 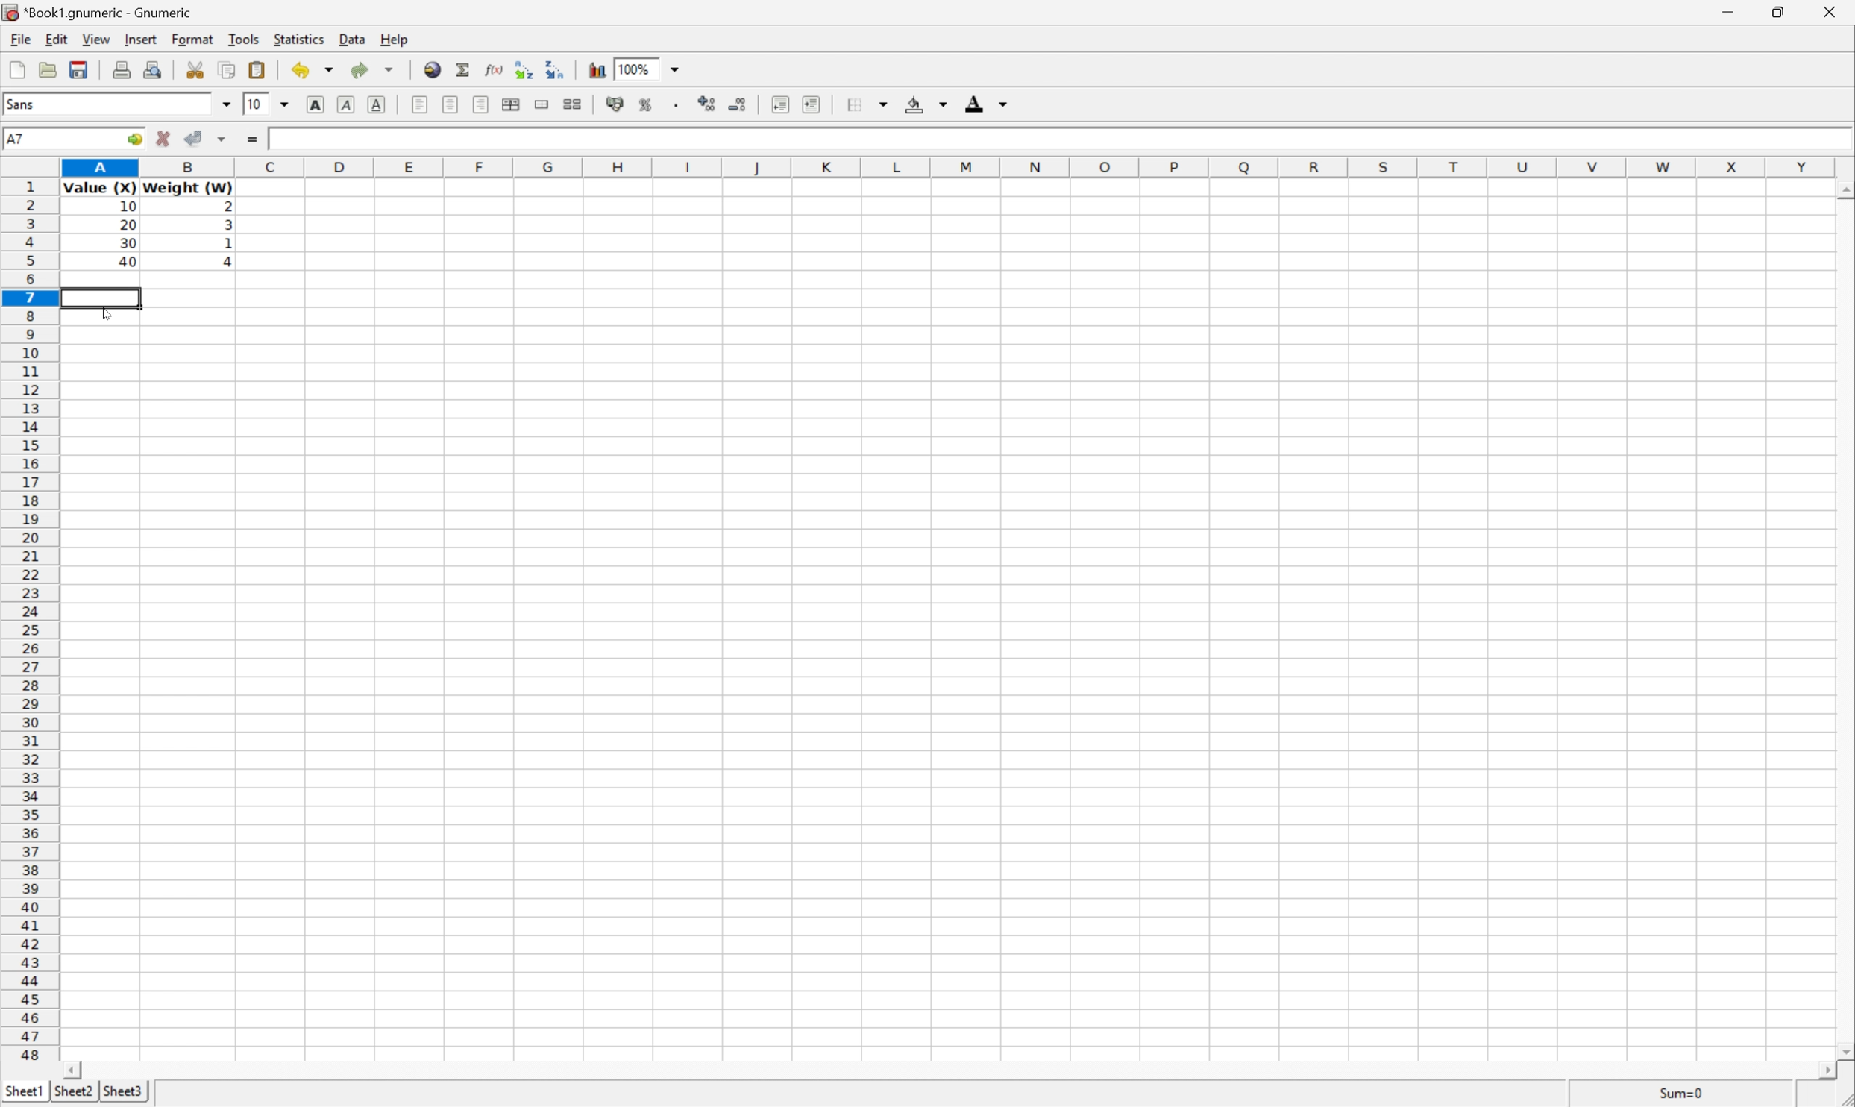 I want to click on Help, so click(x=392, y=37).